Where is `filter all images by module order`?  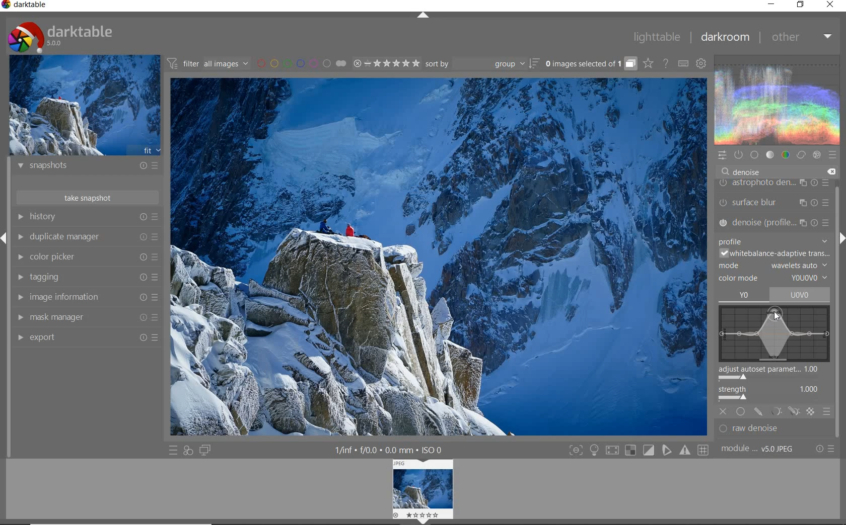 filter all images by module order is located at coordinates (208, 63).